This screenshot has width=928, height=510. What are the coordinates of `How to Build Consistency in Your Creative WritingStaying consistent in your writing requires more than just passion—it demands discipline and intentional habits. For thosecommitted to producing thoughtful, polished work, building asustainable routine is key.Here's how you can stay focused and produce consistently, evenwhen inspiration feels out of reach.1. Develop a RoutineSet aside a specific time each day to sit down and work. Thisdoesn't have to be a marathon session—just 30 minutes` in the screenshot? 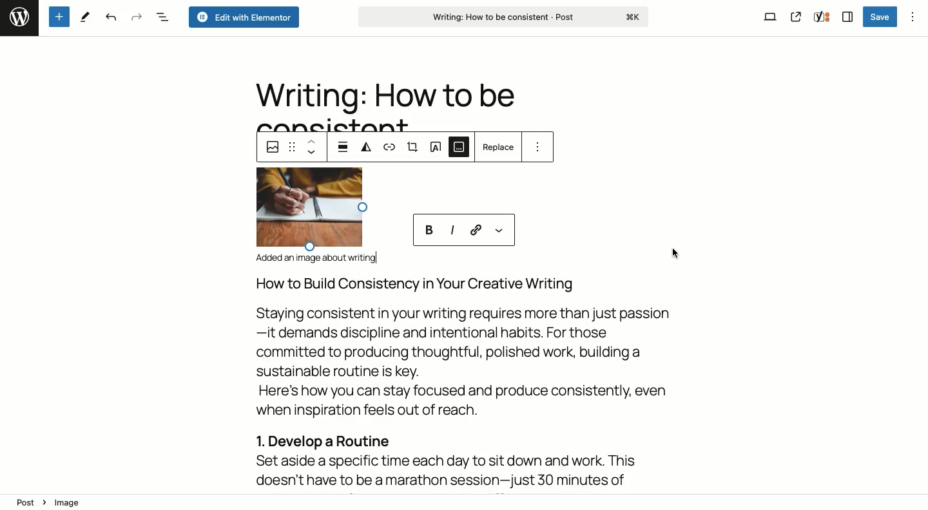 It's located at (468, 382).